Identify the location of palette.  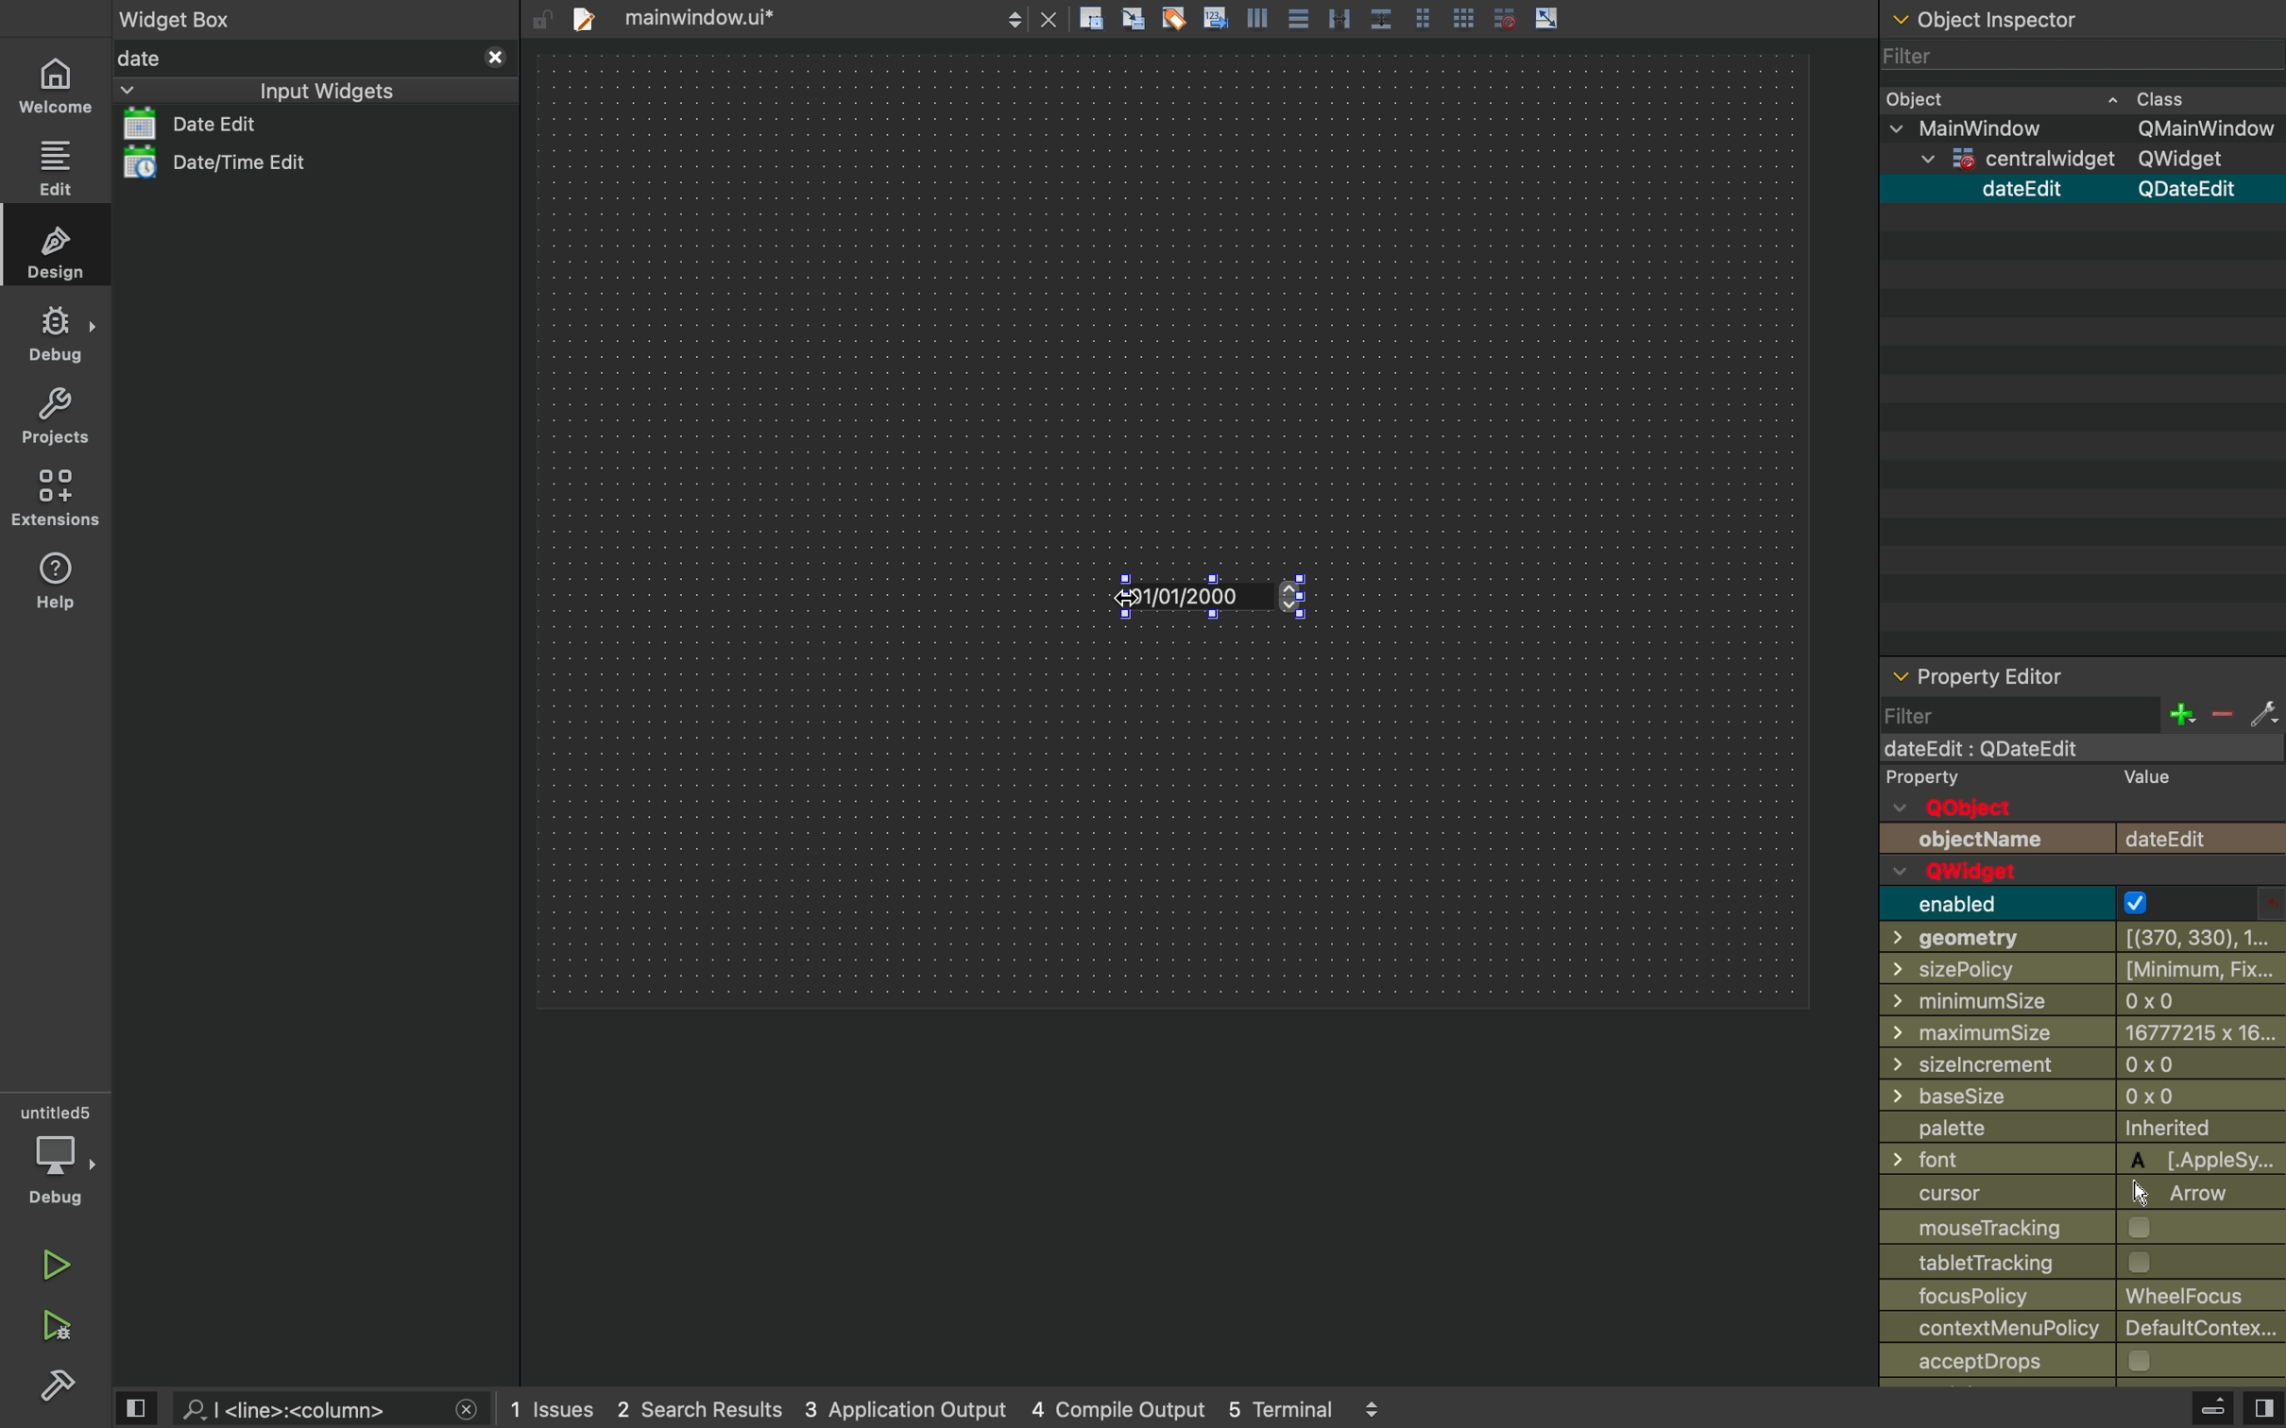
(2082, 1130).